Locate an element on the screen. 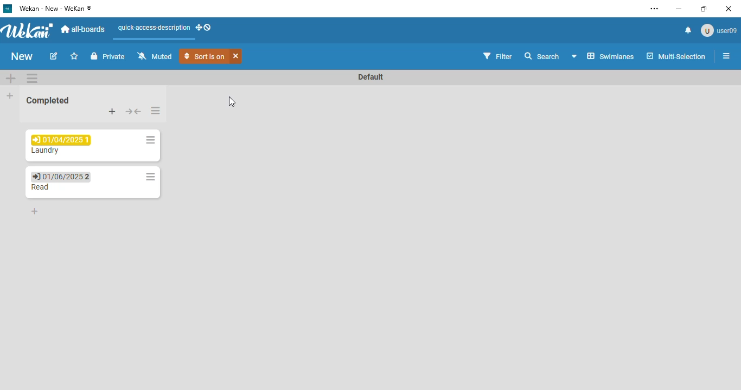 The image size is (741, 390). filter is located at coordinates (498, 55).